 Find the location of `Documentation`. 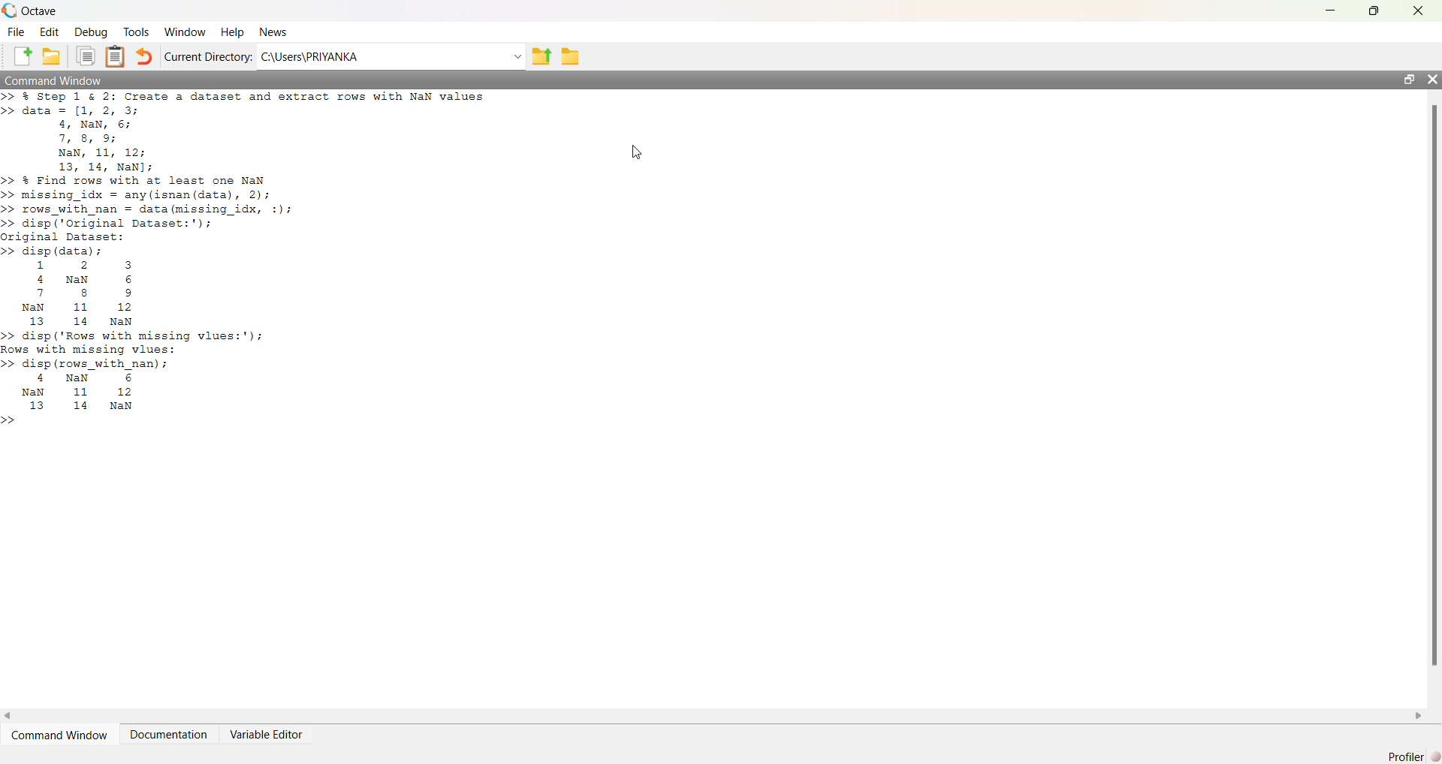

Documentation is located at coordinates (168, 735).